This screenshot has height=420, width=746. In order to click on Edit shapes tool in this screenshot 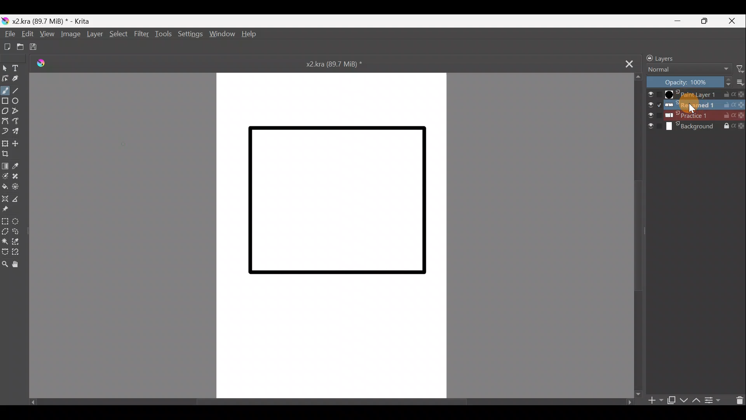, I will do `click(5, 79)`.